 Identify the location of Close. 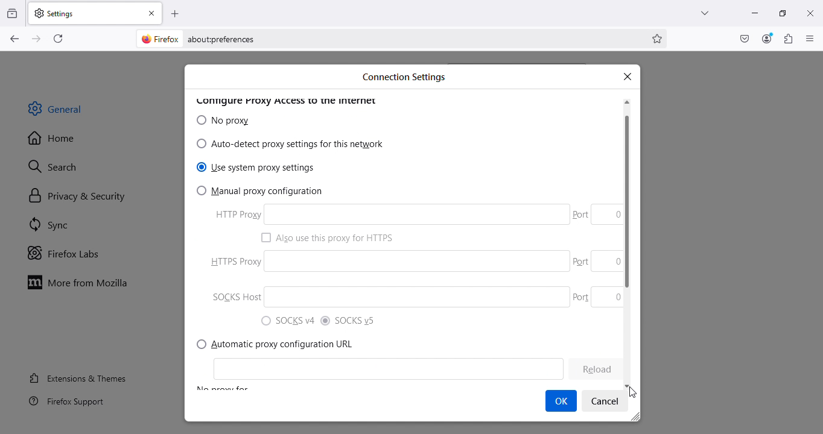
(810, 13).